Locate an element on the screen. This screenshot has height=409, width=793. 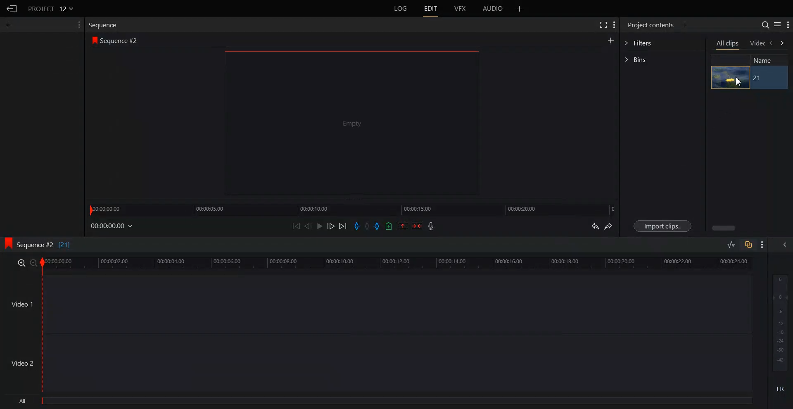
Import clips is located at coordinates (662, 226).